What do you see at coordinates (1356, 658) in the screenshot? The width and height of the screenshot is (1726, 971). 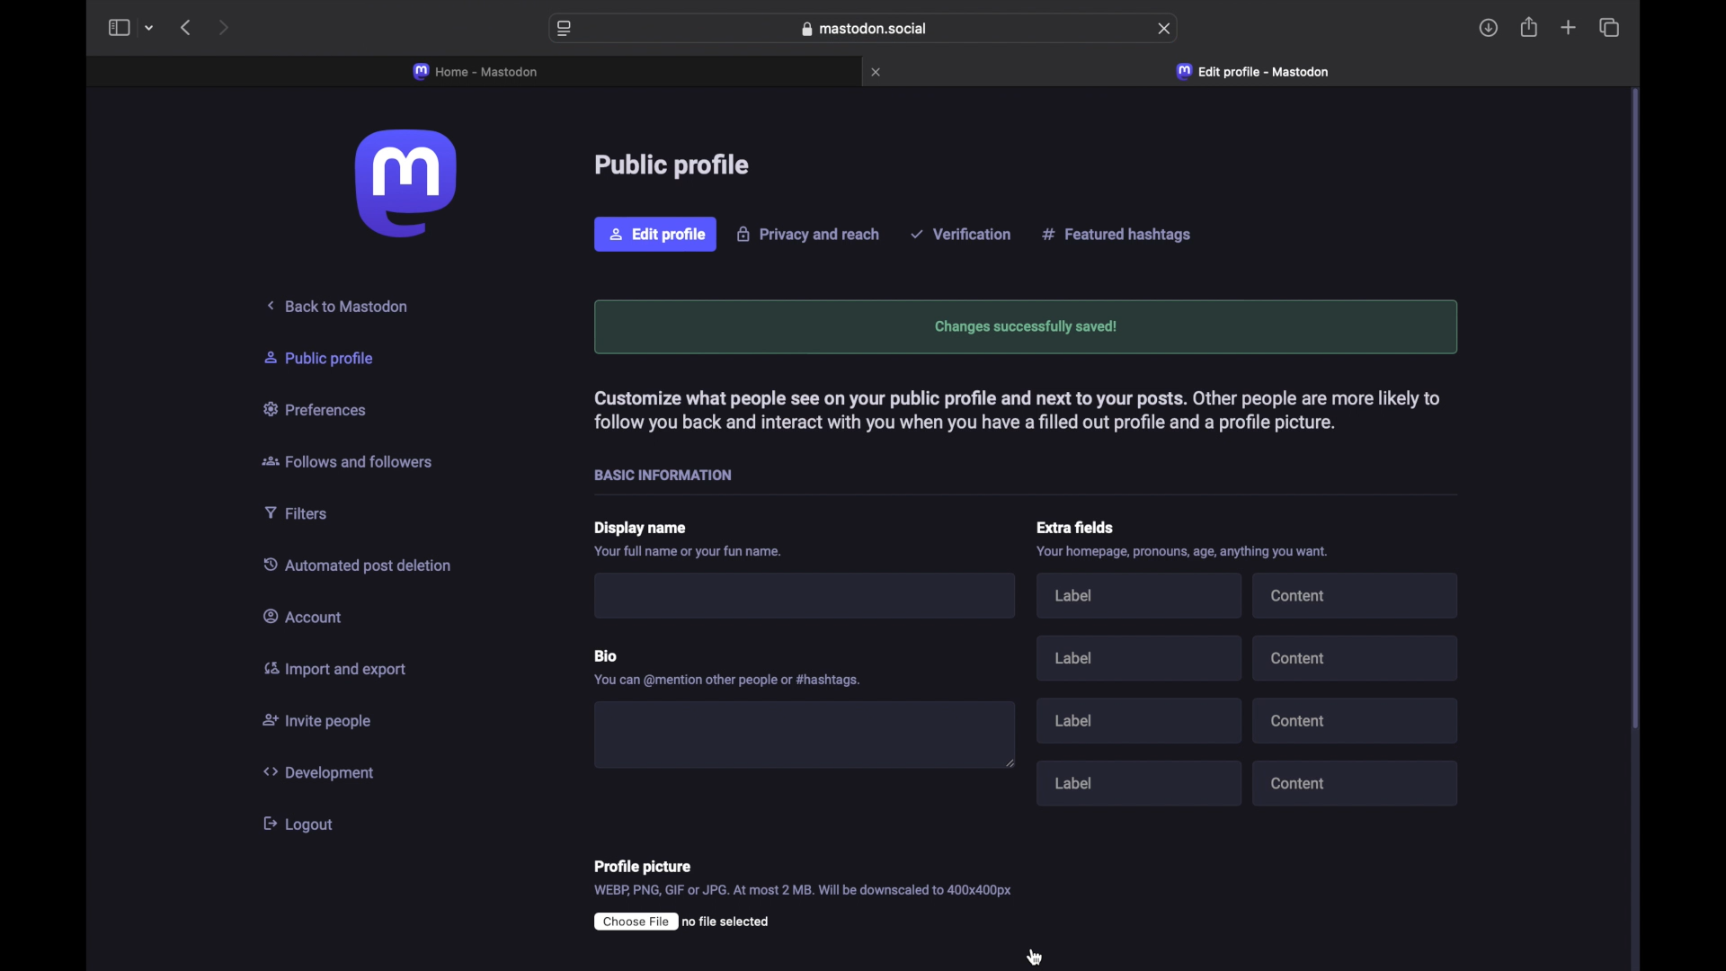 I see `content` at bounding box center [1356, 658].